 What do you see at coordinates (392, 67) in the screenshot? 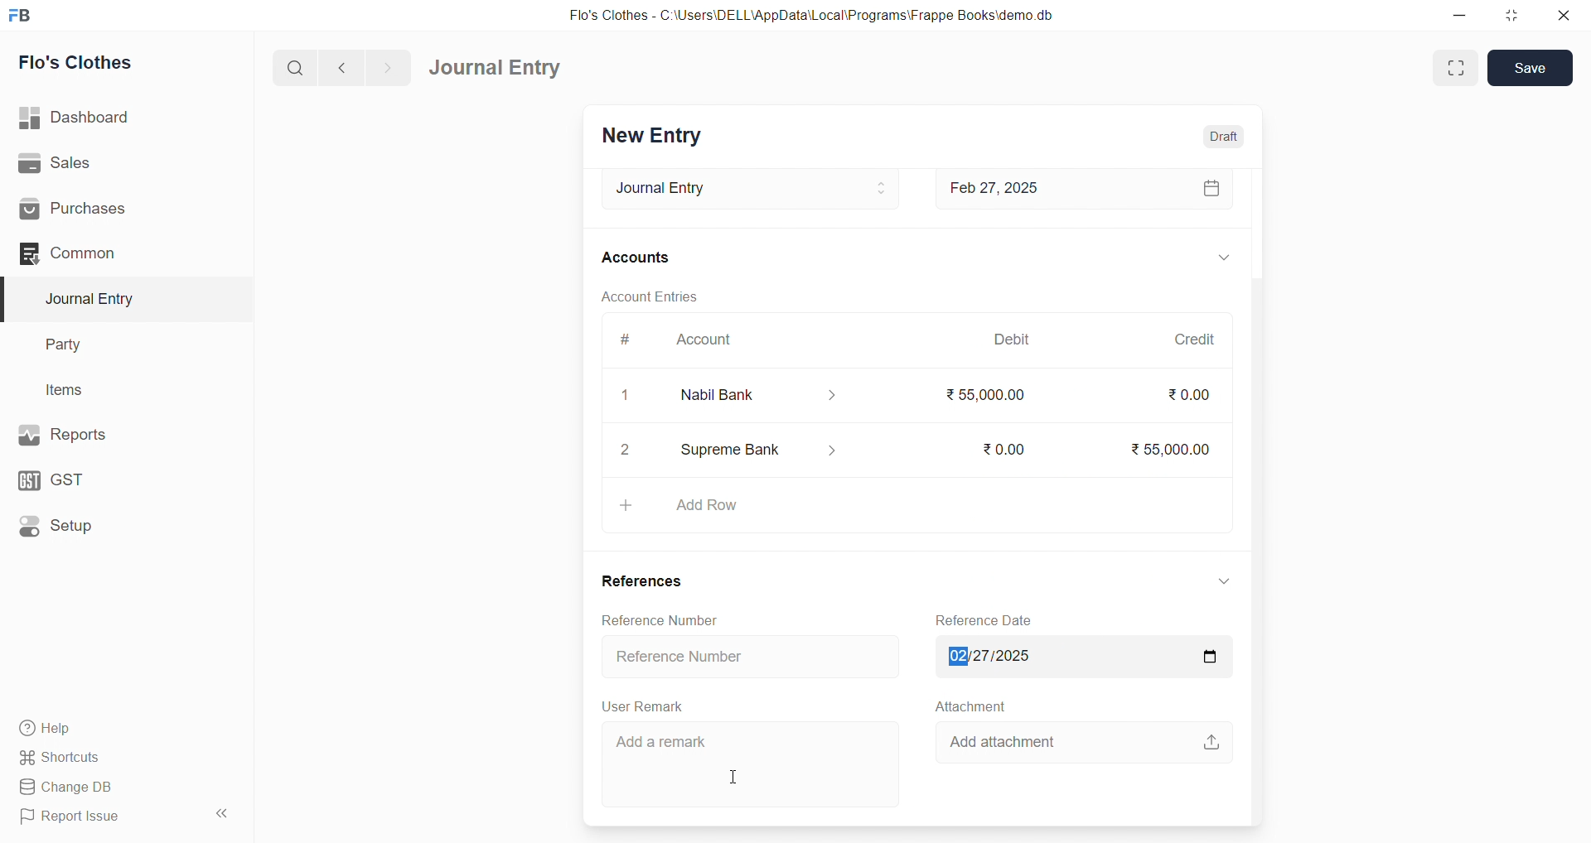
I see `navigate forward` at bounding box center [392, 67].